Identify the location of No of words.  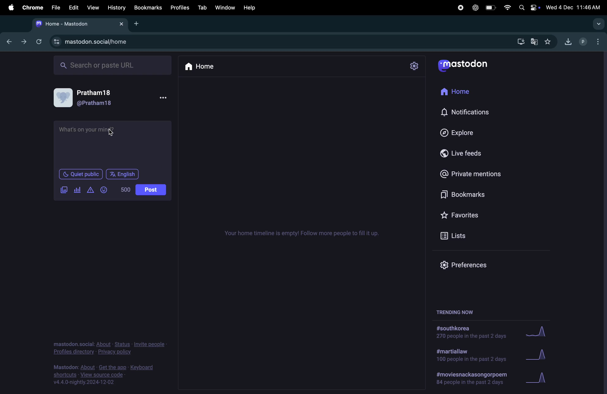
(125, 189).